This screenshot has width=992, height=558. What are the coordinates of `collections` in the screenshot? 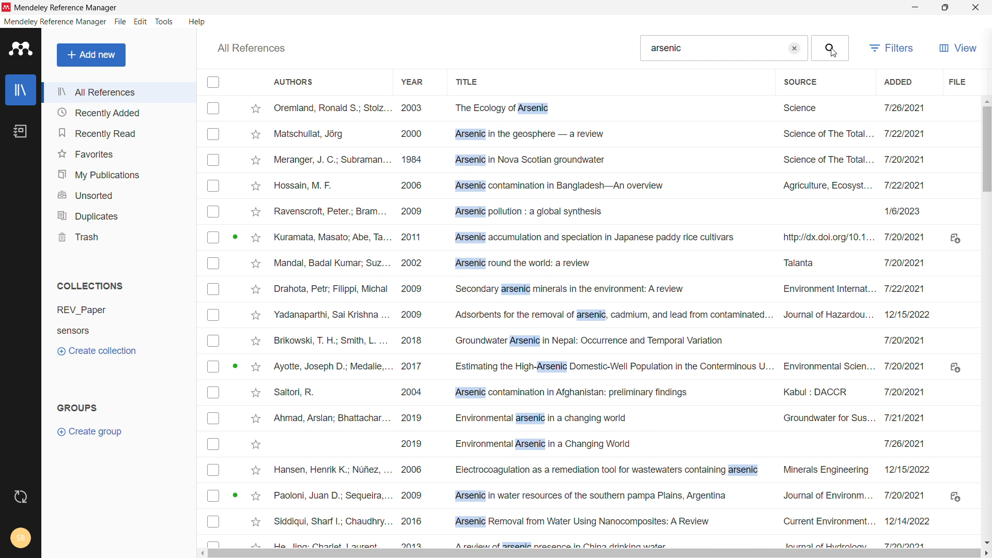 It's located at (90, 285).